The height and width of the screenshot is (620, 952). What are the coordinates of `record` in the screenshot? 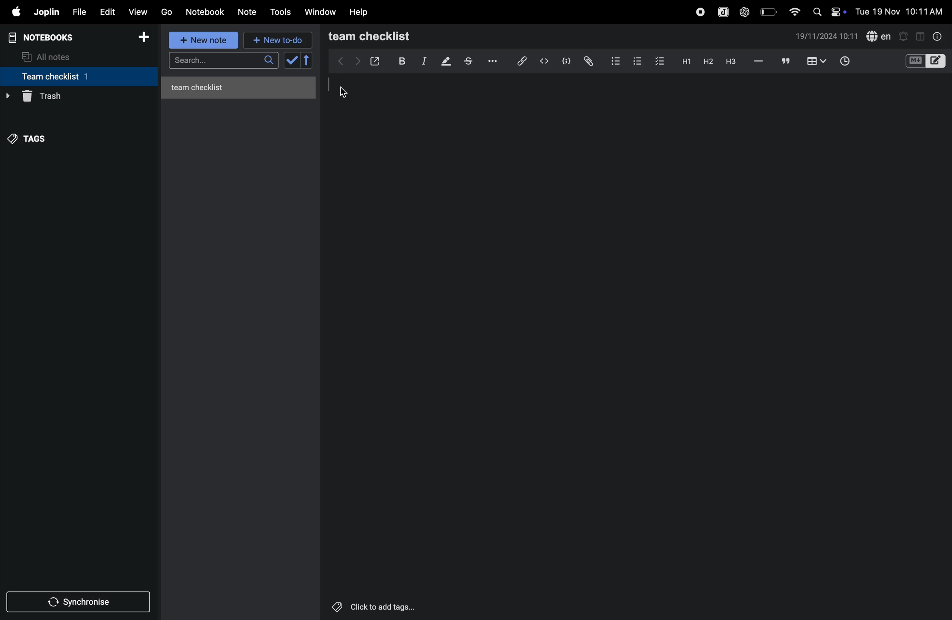 It's located at (698, 12).